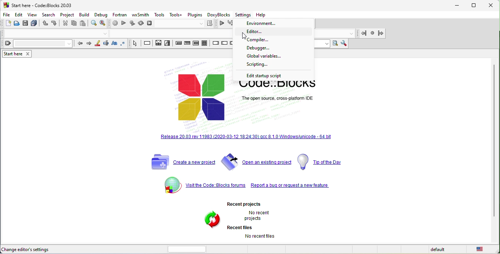 The height and width of the screenshot is (254, 500). Describe the element at coordinates (81, 43) in the screenshot. I see `prev` at that location.